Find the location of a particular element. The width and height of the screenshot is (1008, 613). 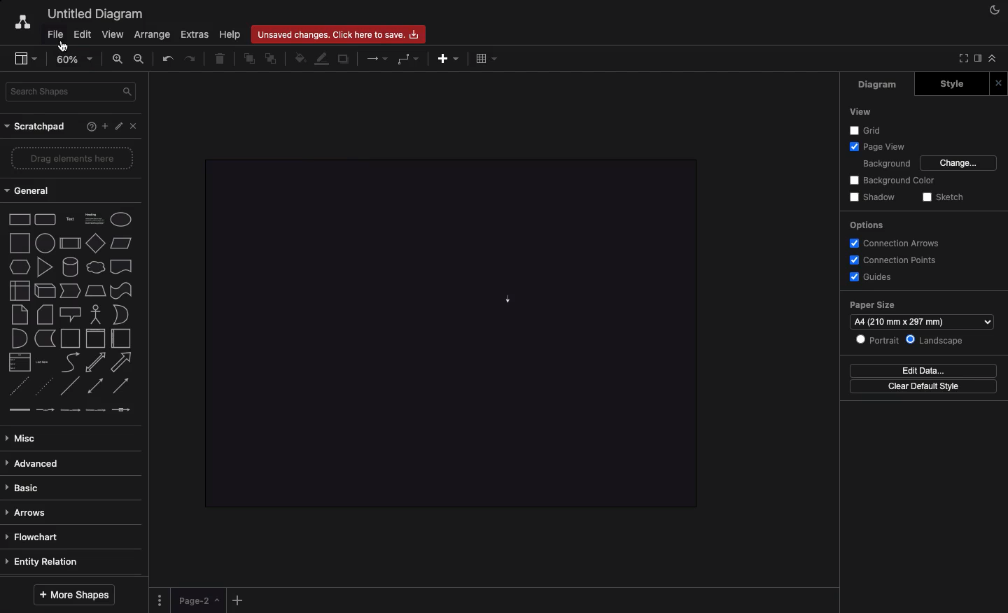

Collapse is located at coordinates (993, 57).